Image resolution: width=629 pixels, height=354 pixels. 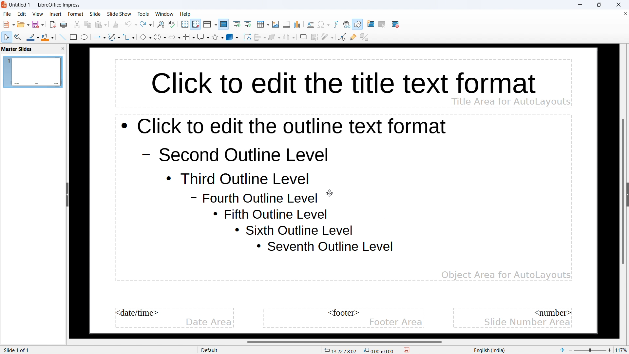 What do you see at coordinates (232, 37) in the screenshot?
I see `3D objects` at bounding box center [232, 37].